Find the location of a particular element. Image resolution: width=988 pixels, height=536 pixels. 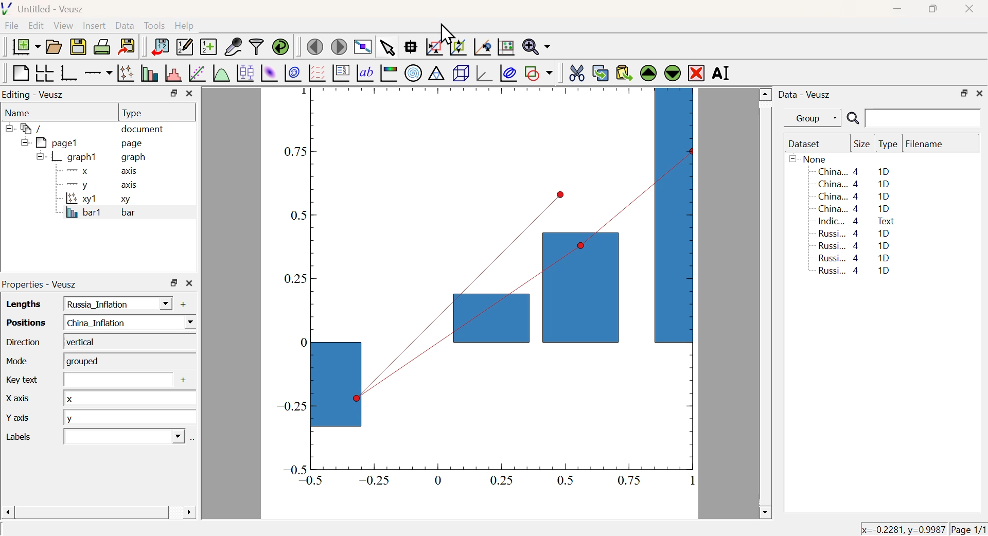

Mode is located at coordinates (15, 360).